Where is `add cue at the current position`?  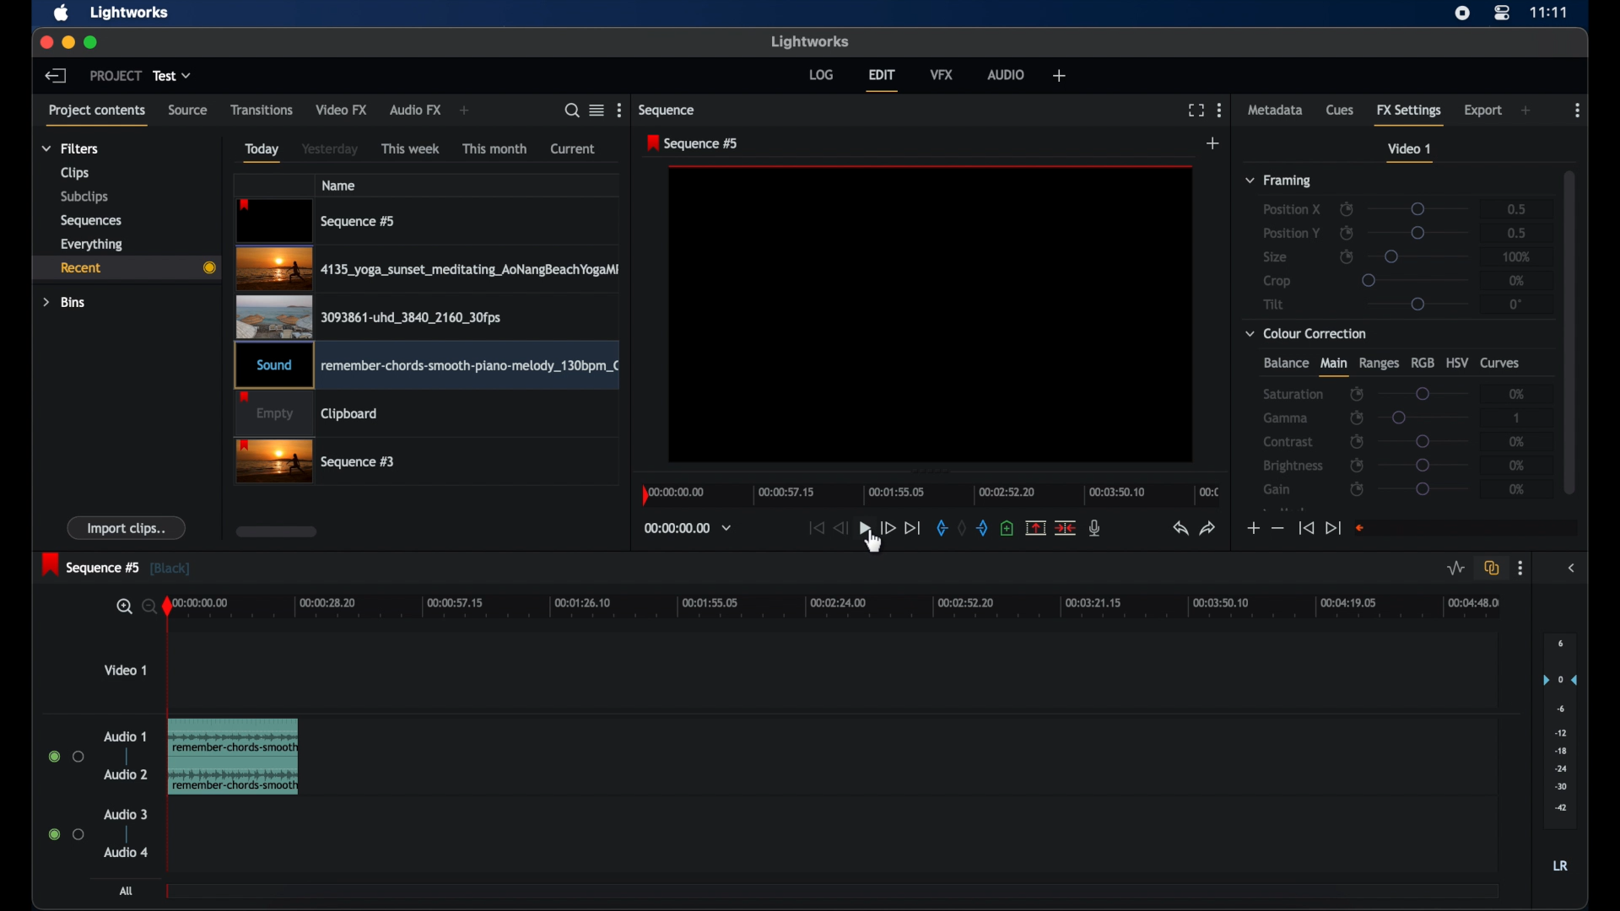 add cue at the current position is located at coordinates (1007, 527).